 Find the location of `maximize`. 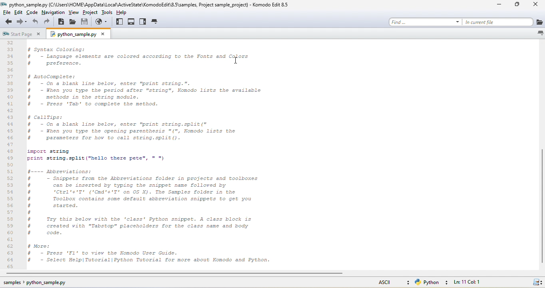

maximize is located at coordinates (517, 6).